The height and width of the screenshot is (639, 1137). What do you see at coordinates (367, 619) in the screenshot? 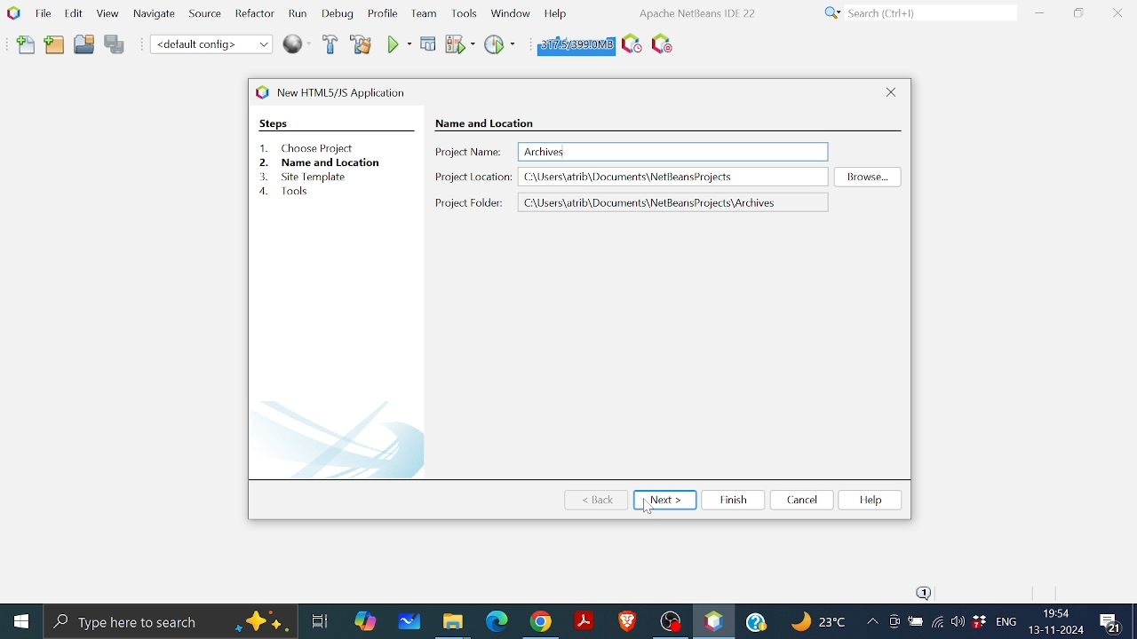
I see `Copilot` at bounding box center [367, 619].